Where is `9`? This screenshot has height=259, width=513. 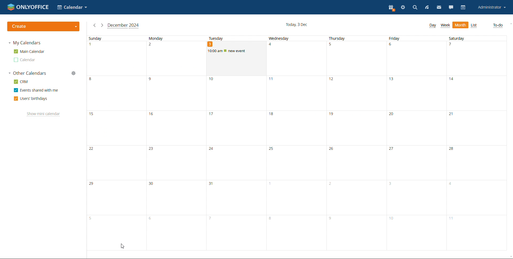 9 is located at coordinates (176, 93).